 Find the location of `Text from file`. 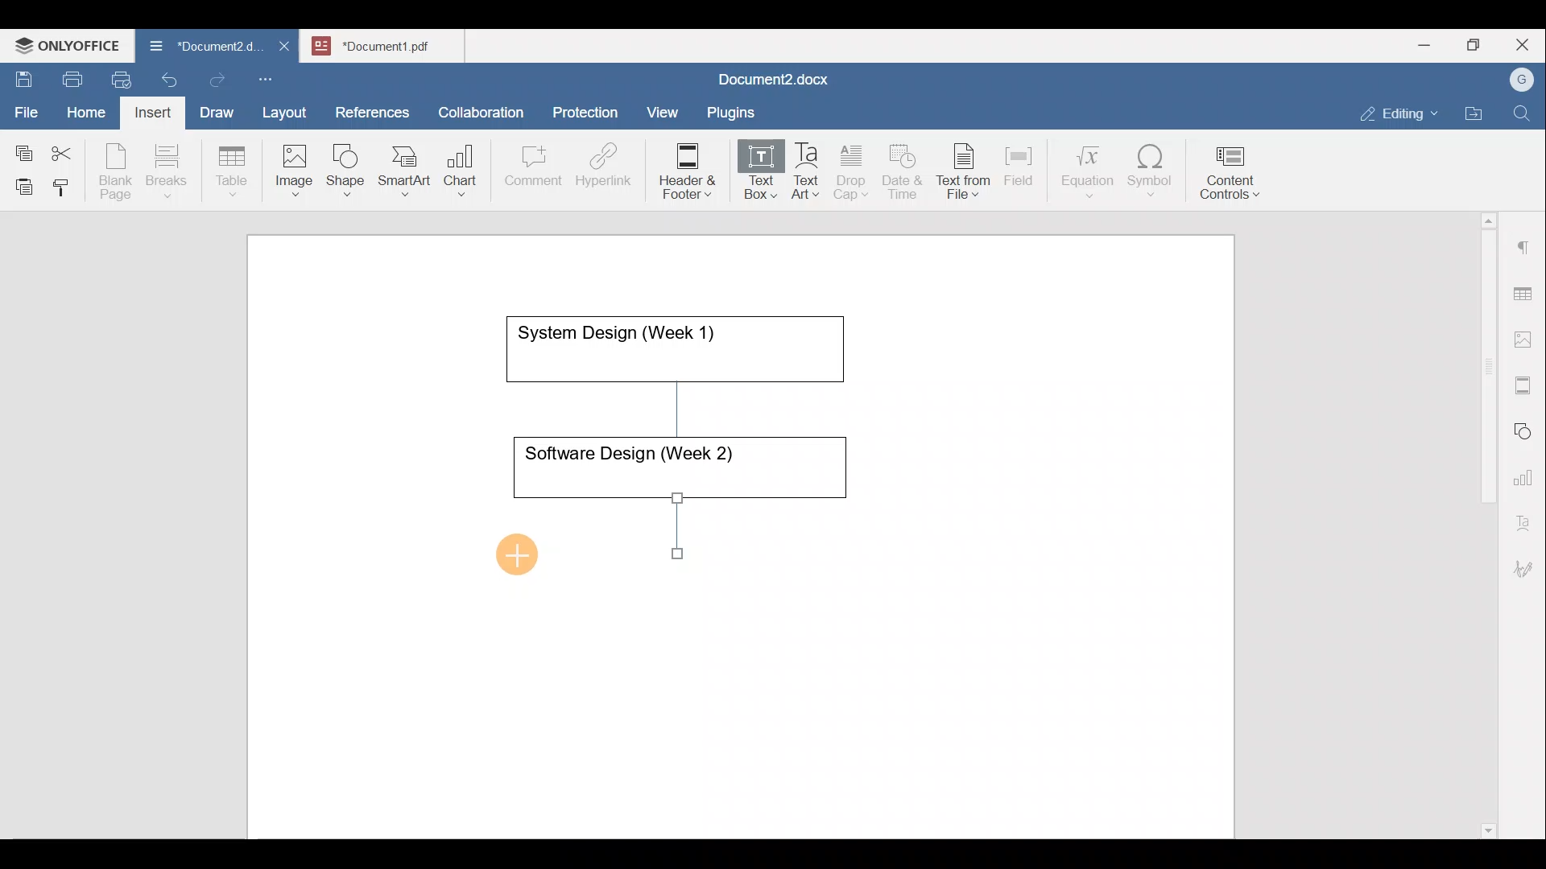

Text from file is located at coordinates (966, 170).